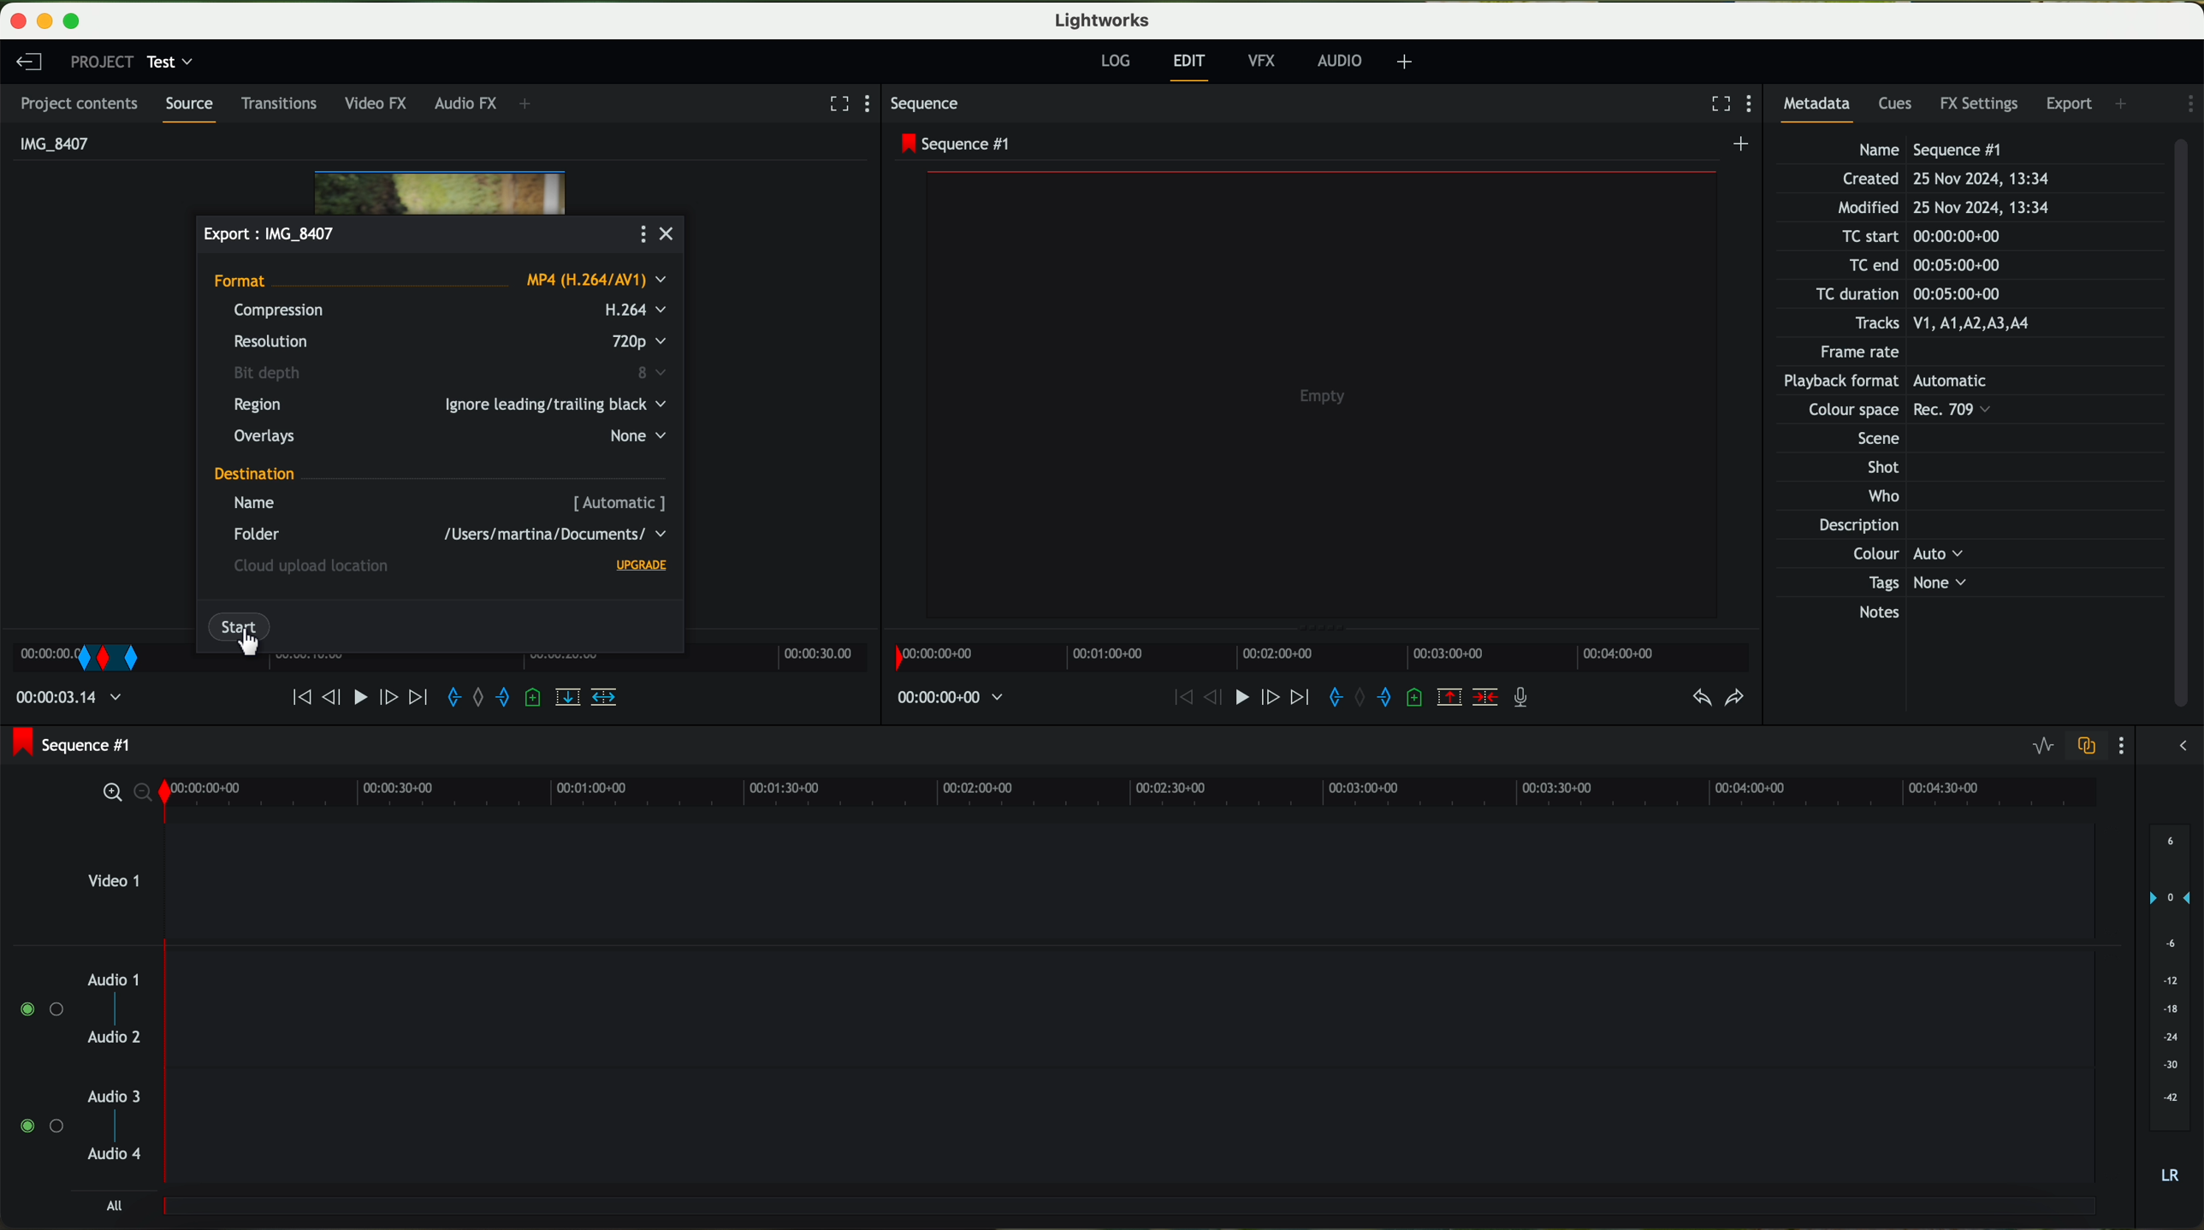  I want to click on add an in mark, so click(456, 700).